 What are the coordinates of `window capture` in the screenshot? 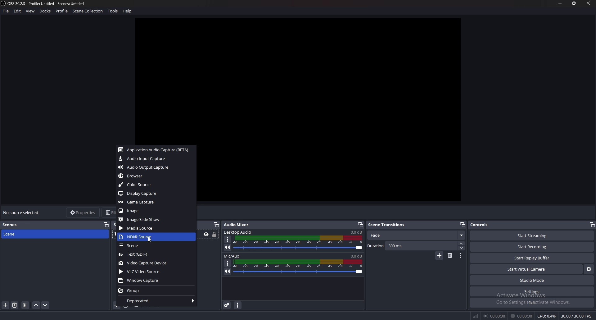 It's located at (156, 280).